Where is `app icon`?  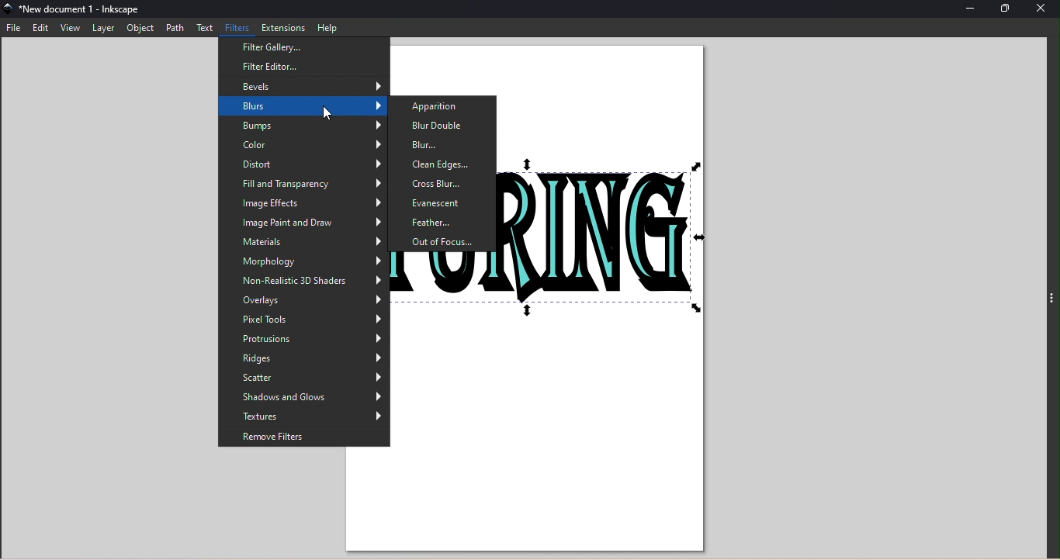 app icon is located at coordinates (9, 10).